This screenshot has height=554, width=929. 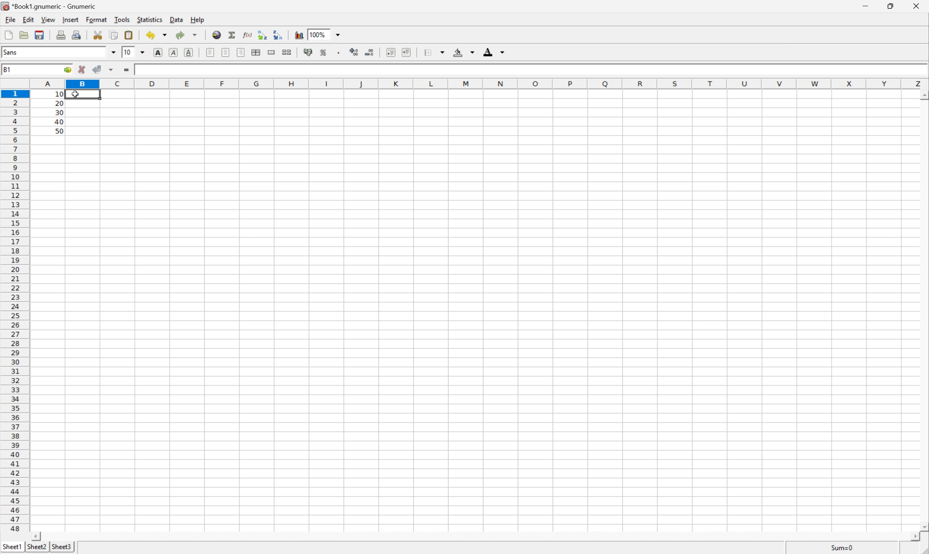 I want to click on Center Horizontally, so click(x=226, y=52).